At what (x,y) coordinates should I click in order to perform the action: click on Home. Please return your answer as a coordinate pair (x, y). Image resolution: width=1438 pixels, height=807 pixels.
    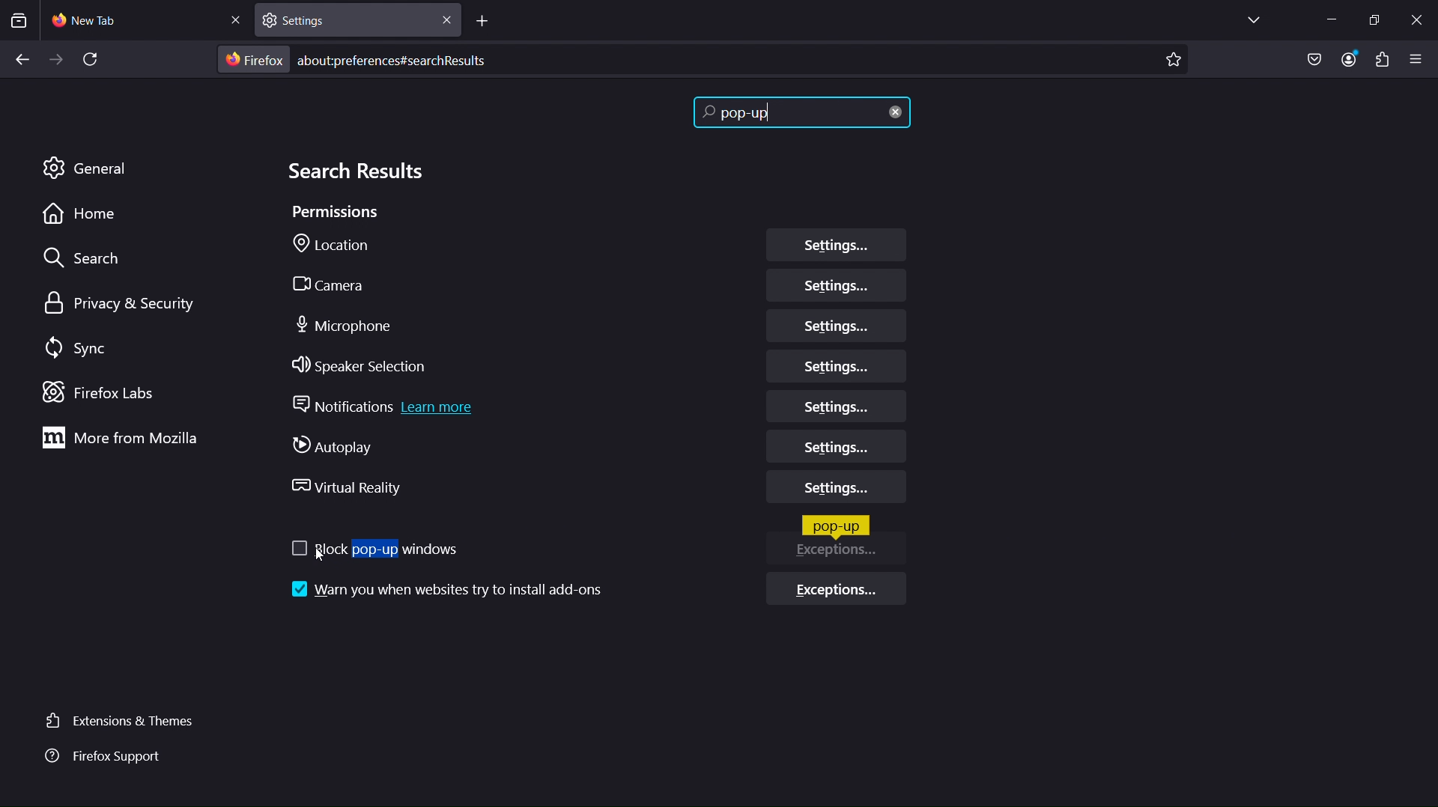
    Looking at the image, I should click on (85, 216).